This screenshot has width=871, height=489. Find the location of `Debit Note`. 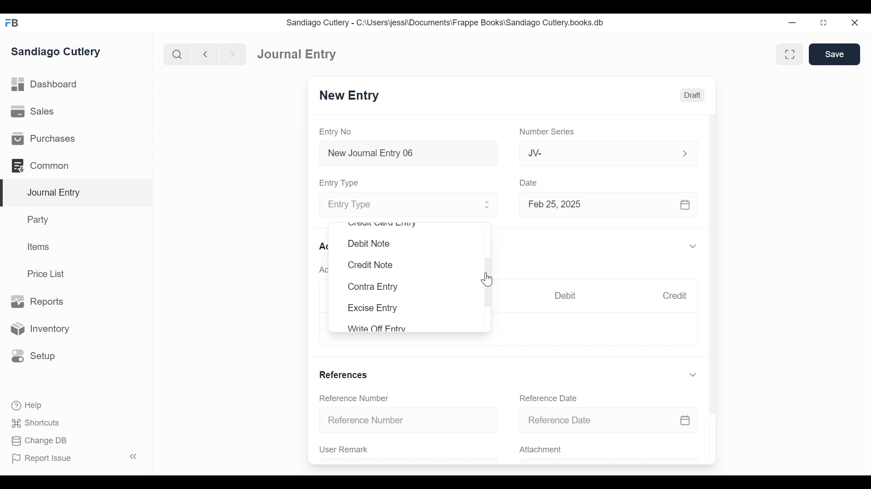

Debit Note is located at coordinates (369, 244).